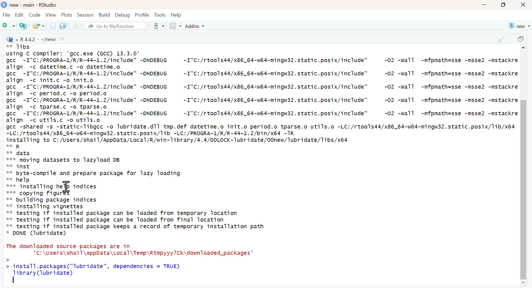 This screenshot has height=288, width=532. What do you see at coordinates (96, 270) in the screenshot?
I see `> install.packages("lubridate”, dependencies = TRUE)
Tibrary(lubridate)` at bounding box center [96, 270].